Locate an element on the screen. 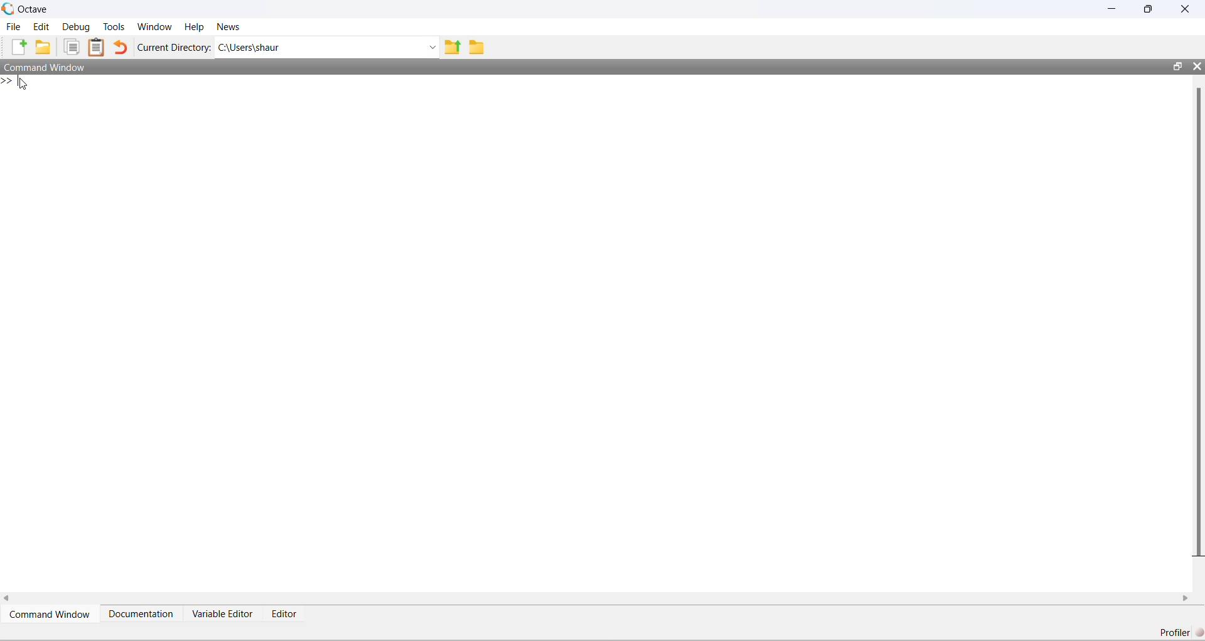  Open an existing file in editor is located at coordinates (43, 47).